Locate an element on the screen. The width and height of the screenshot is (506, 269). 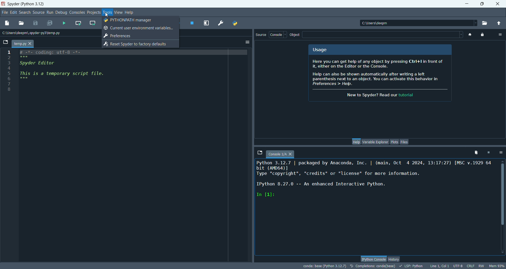
numbers is located at coordinates (9, 73).